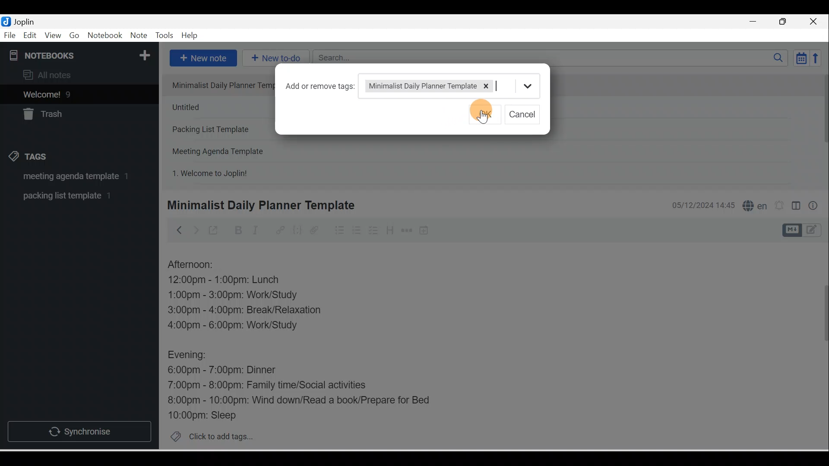  What do you see at coordinates (236, 325) in the screenshot?
I see `4:00pm - 6:00pm: Work/Study` at bounding box center [236, 325].